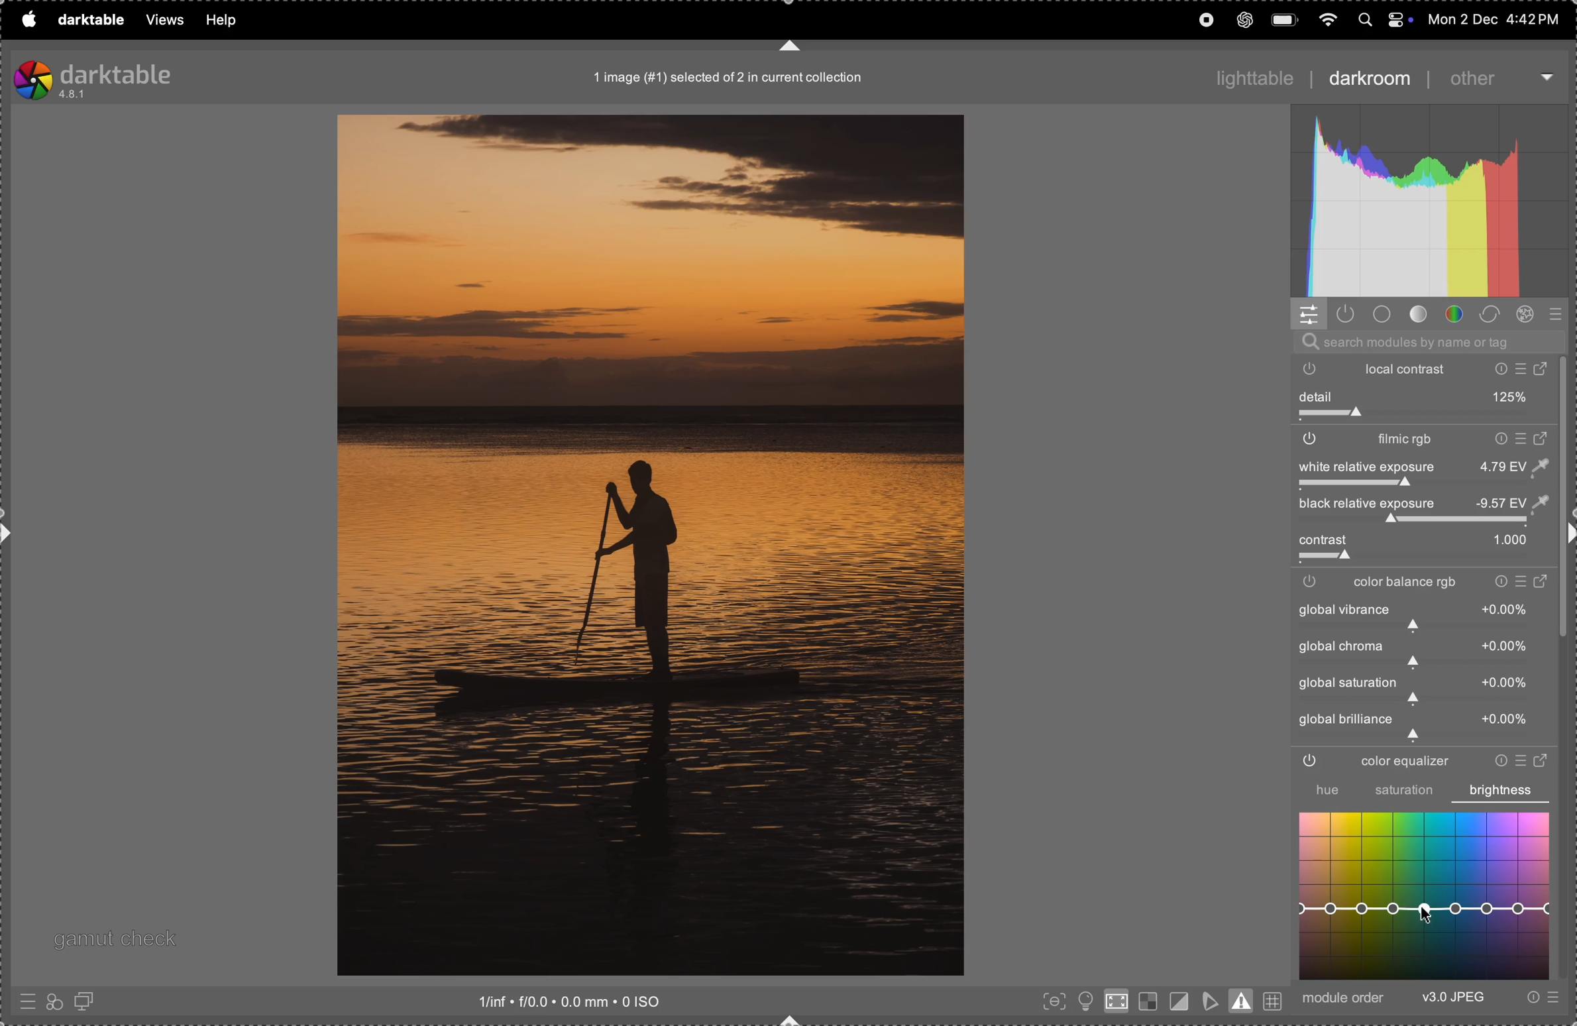 The height and width of the screenshot is (1026, 1577). Describe the element at coordinates (1425, 916) in the screenshot. I see `cursor` at that location.